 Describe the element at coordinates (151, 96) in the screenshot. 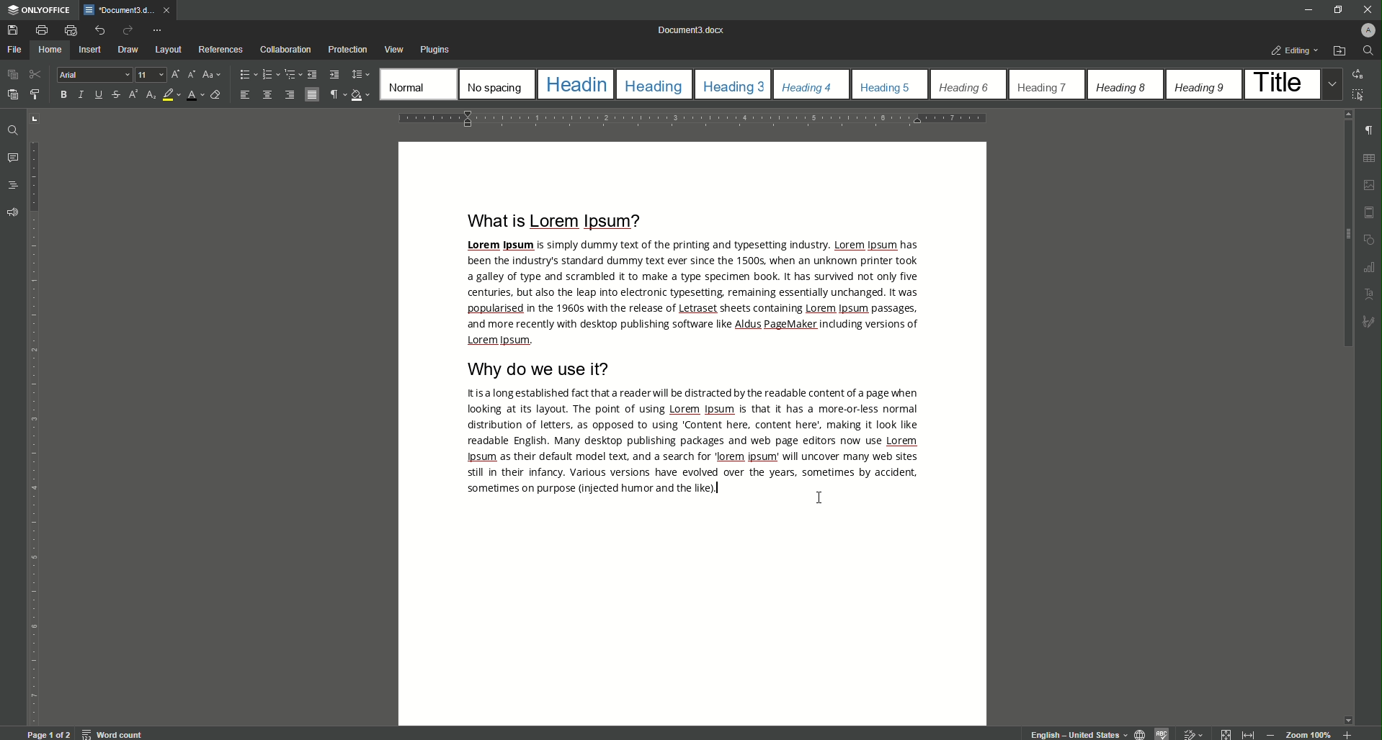

I see `Subscript` at that location.